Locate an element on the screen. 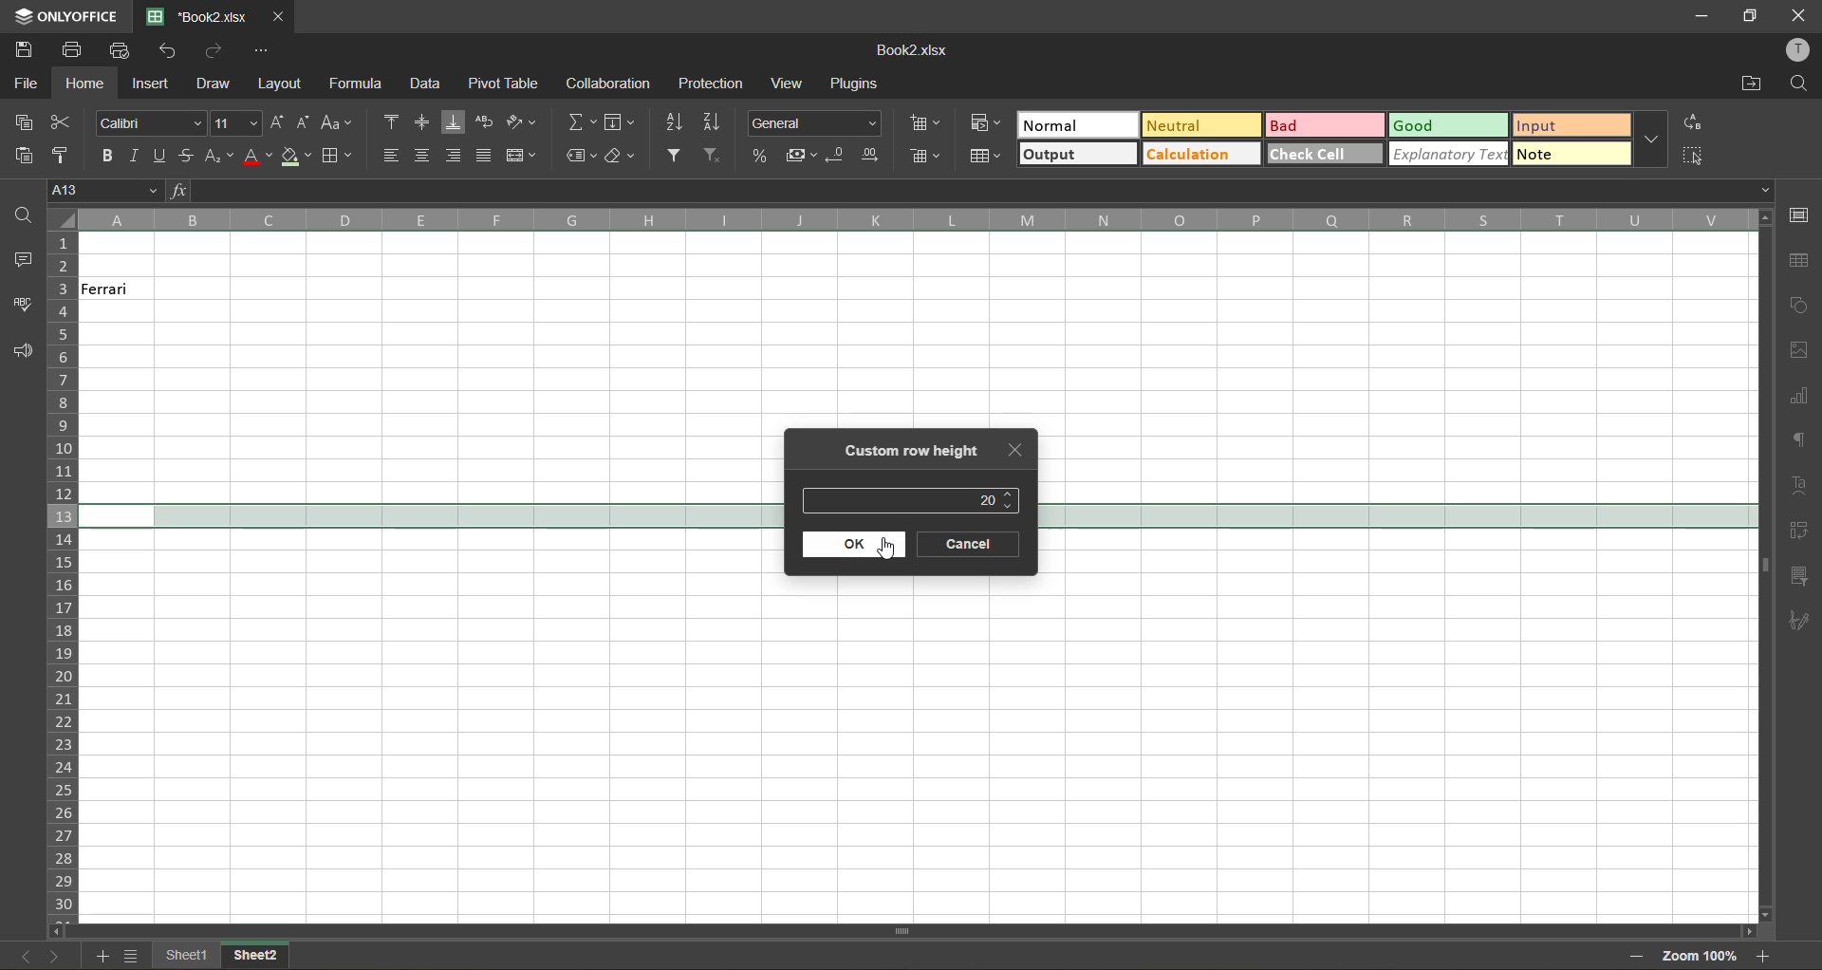 This screenshot has width=1822, height=970. pivot table is located at coordinates (502, 83).